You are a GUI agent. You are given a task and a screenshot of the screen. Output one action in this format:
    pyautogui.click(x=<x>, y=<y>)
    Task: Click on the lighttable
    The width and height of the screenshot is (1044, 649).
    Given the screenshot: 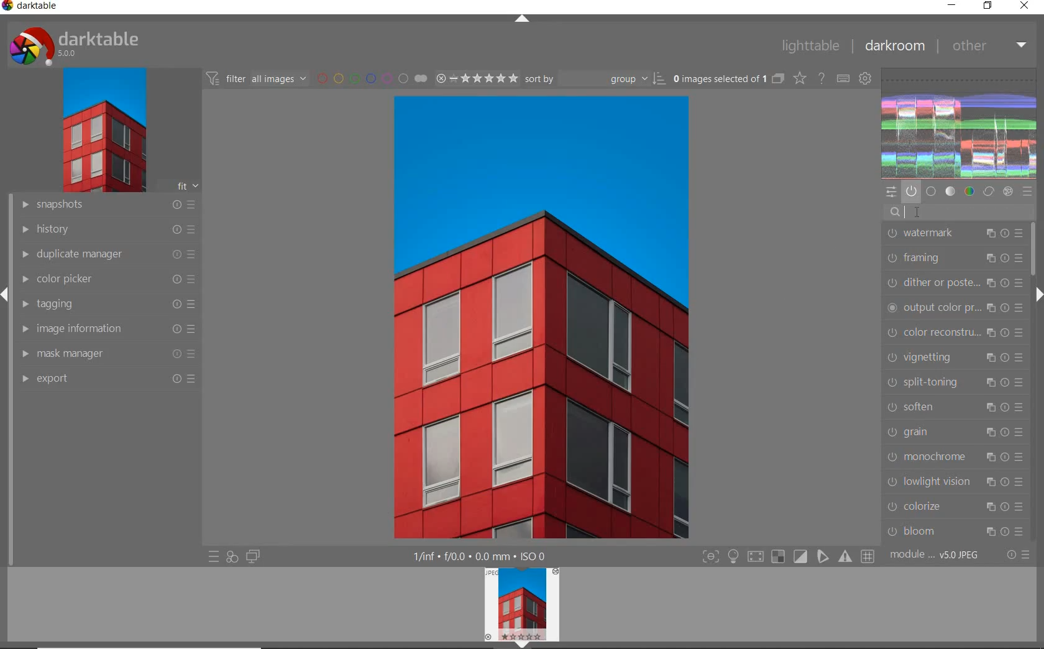 What is the action you would take?
    pyautogui.click(x=813, y=45)
    